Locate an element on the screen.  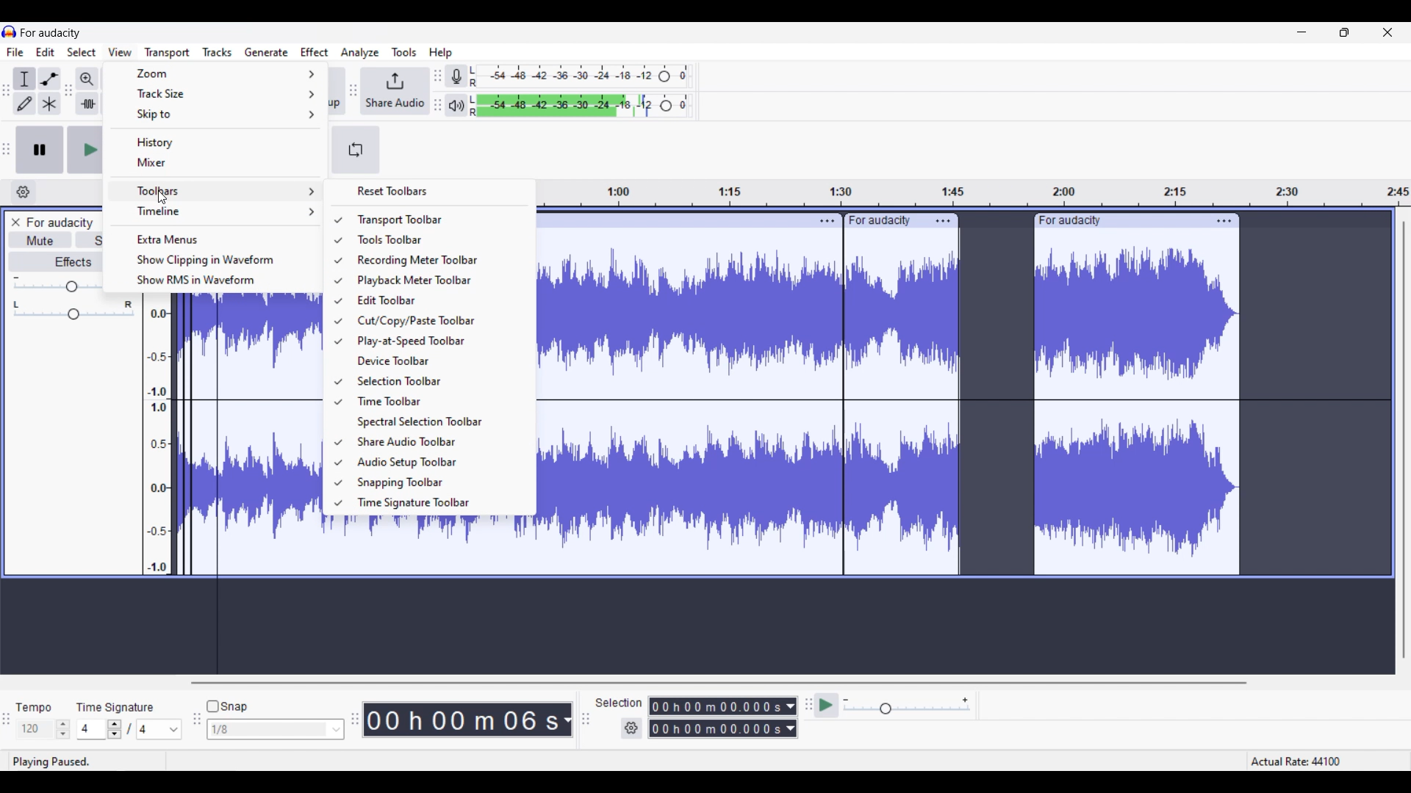
cursor is located at coordinates (162, 200).